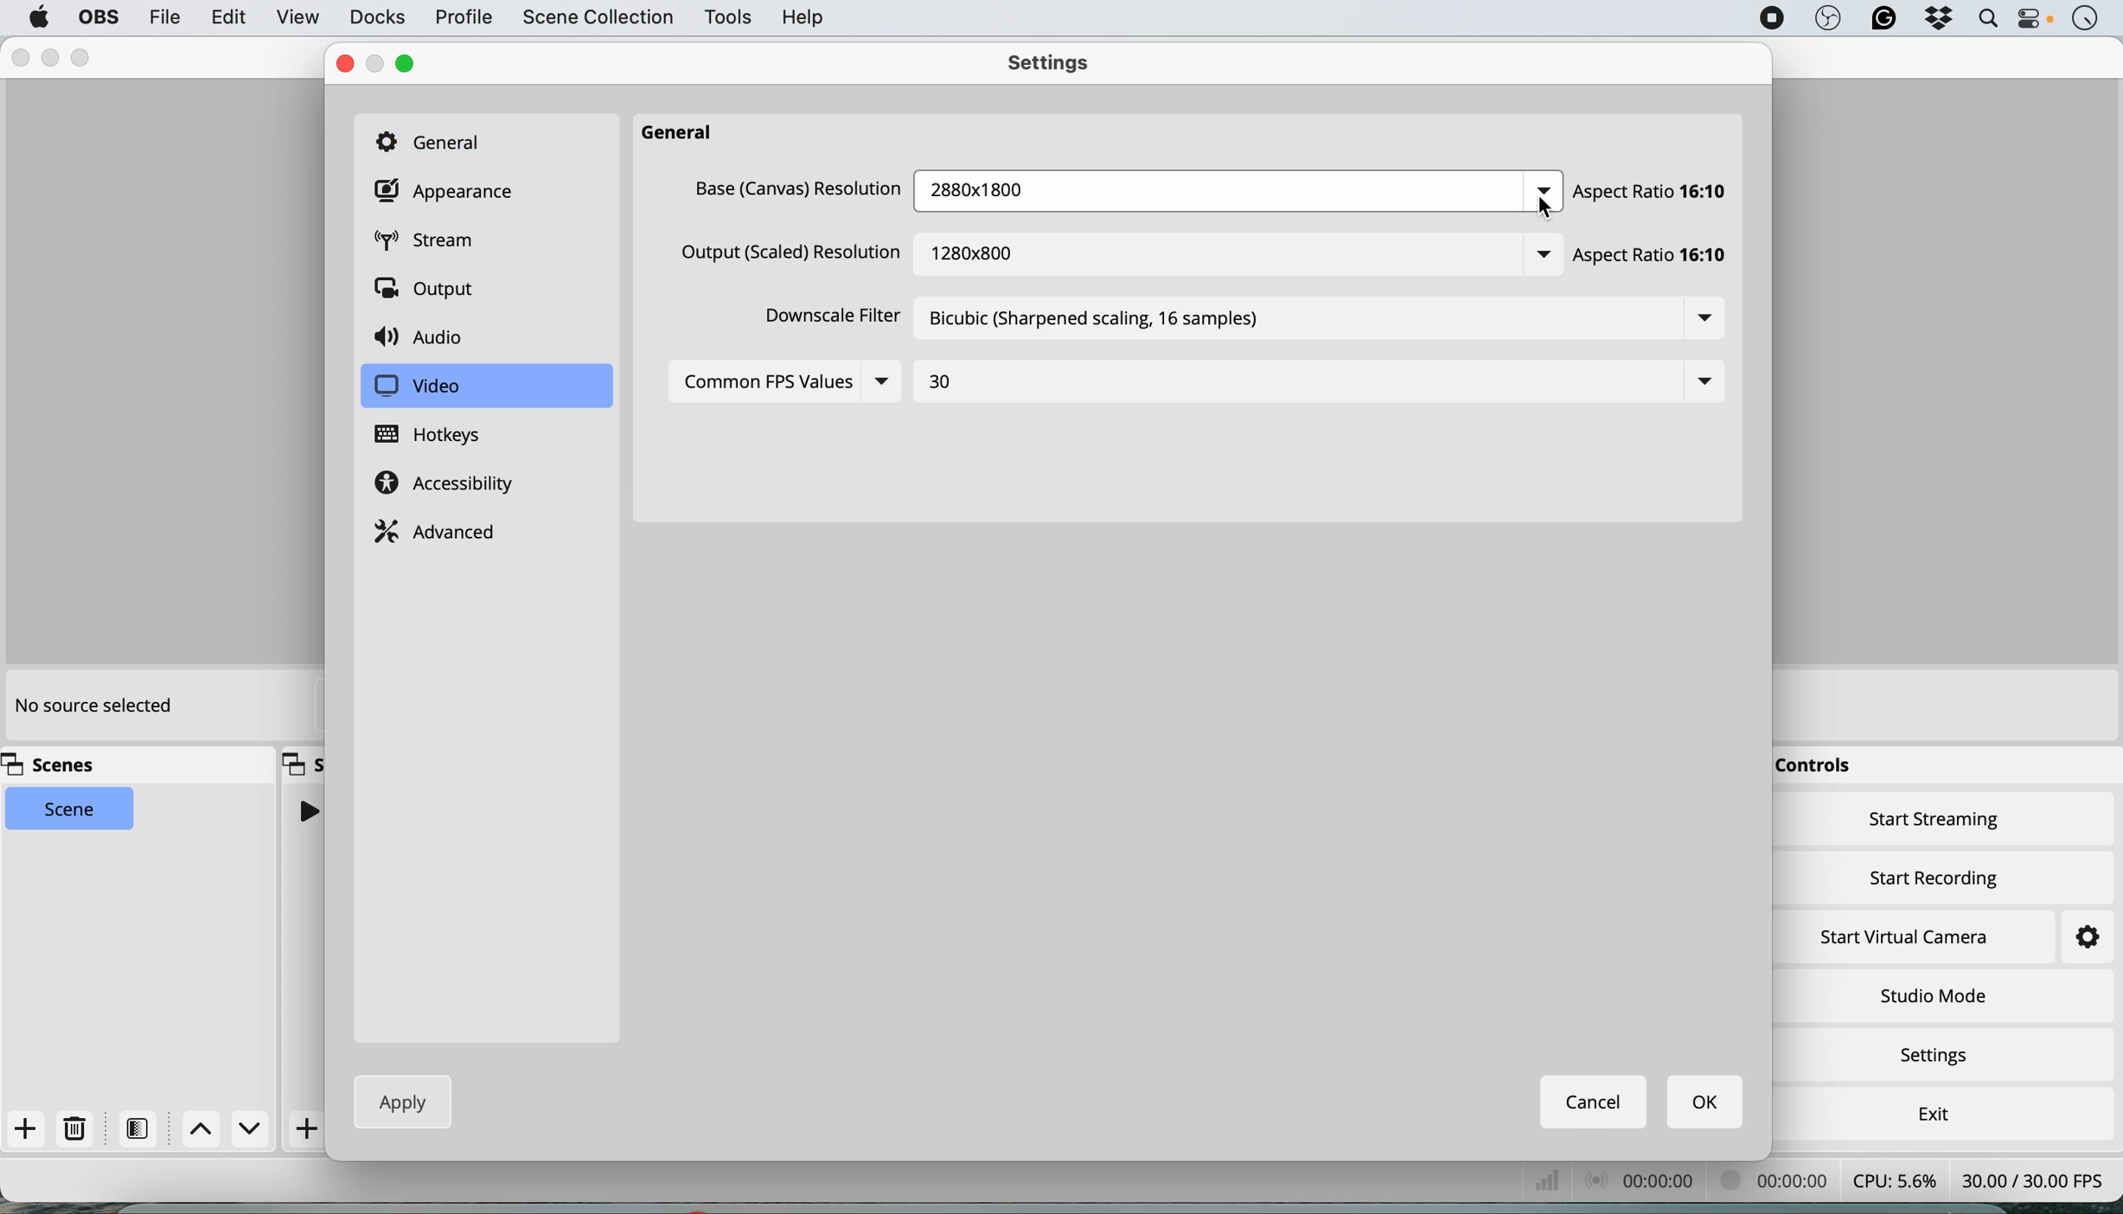 The width and height of the screenshot is (2123, 1214). What do you see at coordinates (437, 140) in the screenshot?
I see `general` at bounding box center [437, 140].